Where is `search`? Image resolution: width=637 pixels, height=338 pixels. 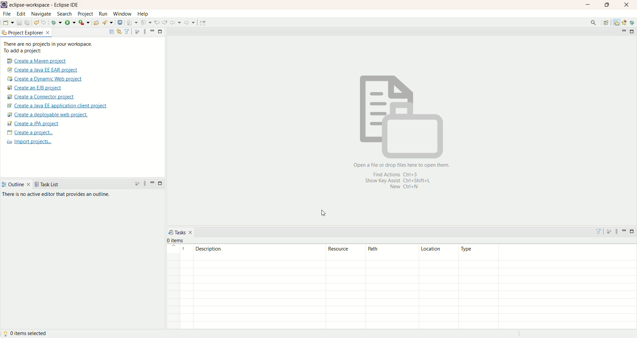
search is located at coordinates (107, 22).